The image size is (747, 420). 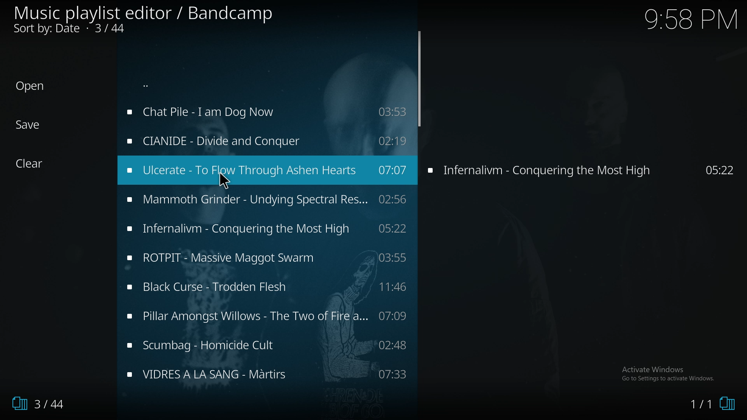 What do you see at coordinates (266, 289) in the screenshot?
I see `music` at bounding box center [266, 289].